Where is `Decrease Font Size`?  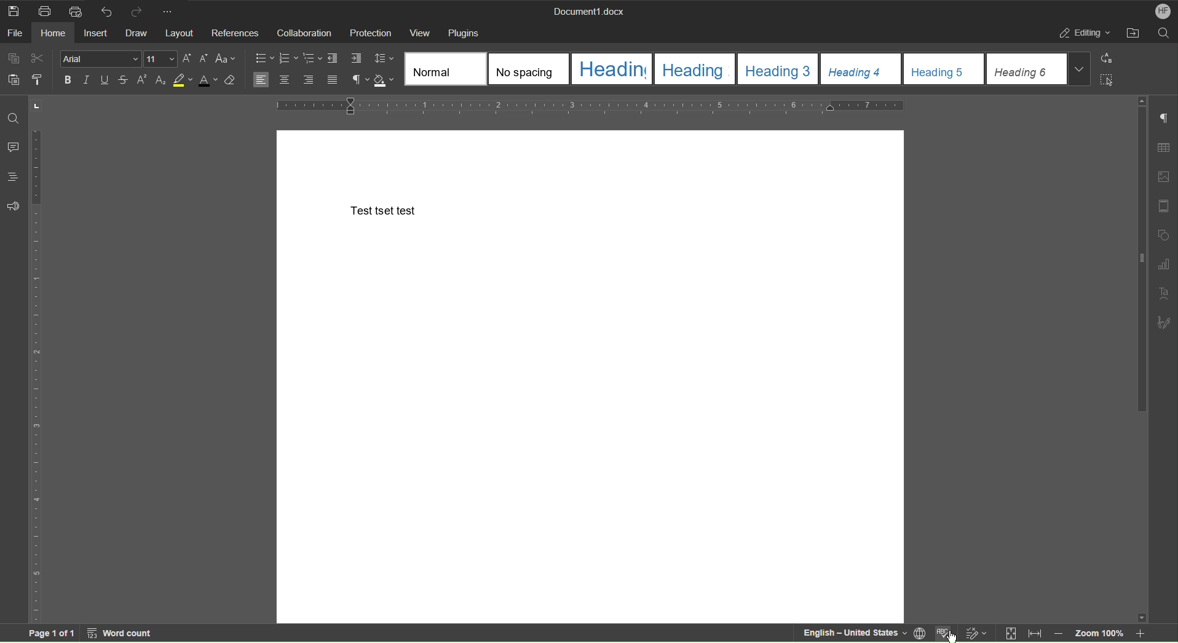 Decrease Font Size is located at coordinates (202, 59).